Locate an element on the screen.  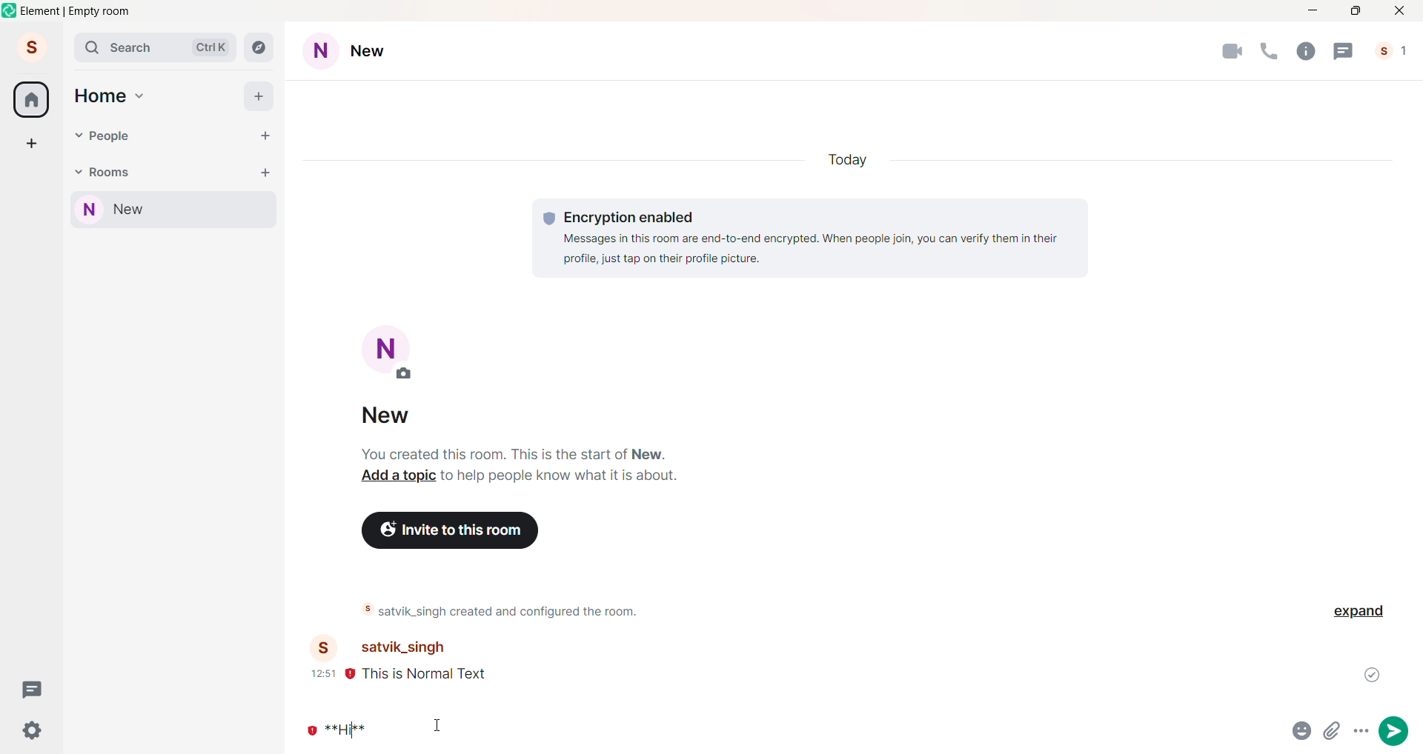
Message sent is located at coordinates (1373, 674).